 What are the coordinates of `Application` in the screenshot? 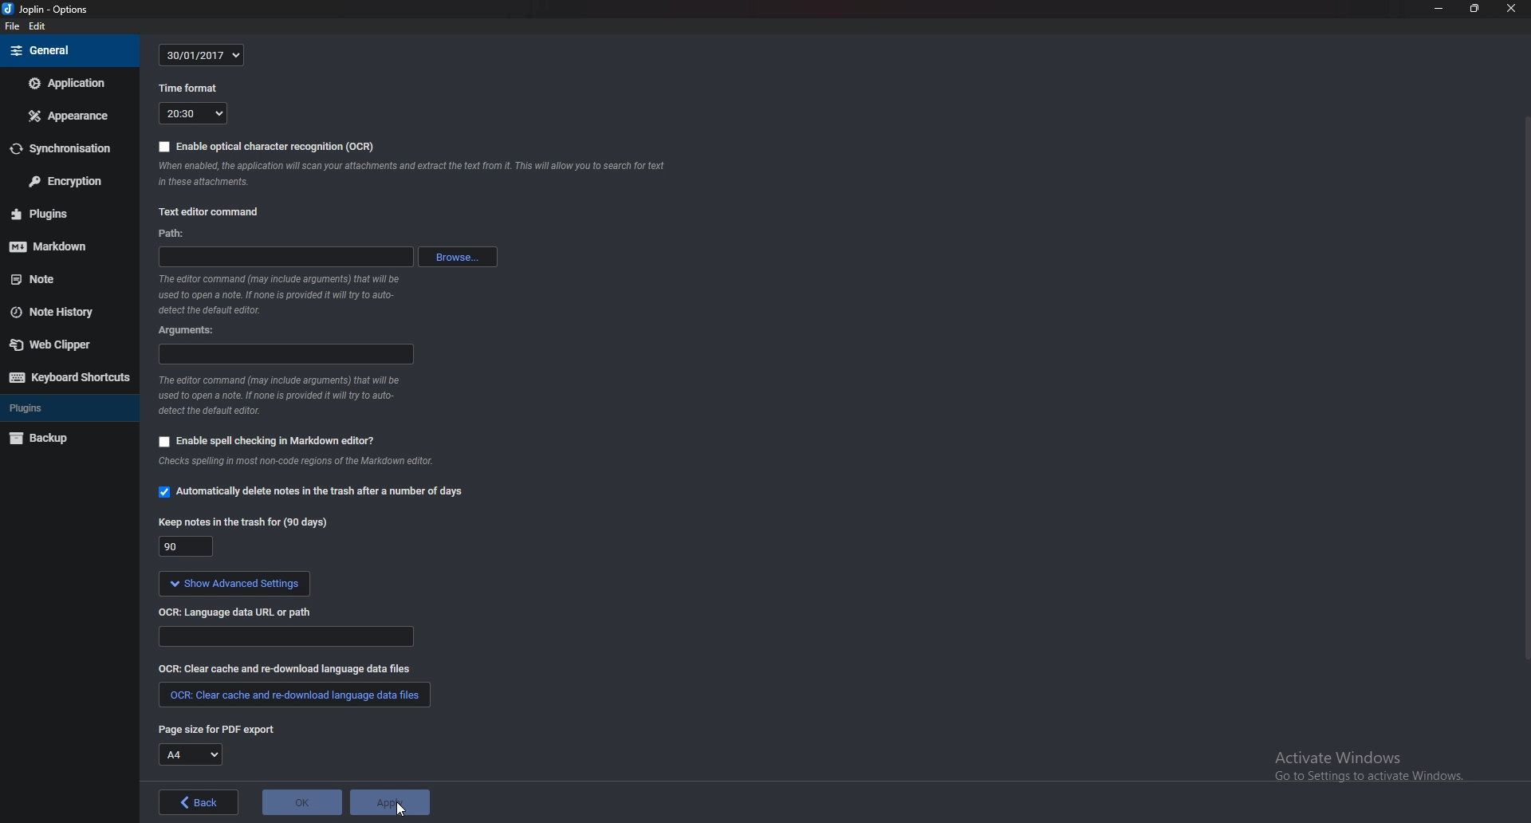 It's located at (69, 85).